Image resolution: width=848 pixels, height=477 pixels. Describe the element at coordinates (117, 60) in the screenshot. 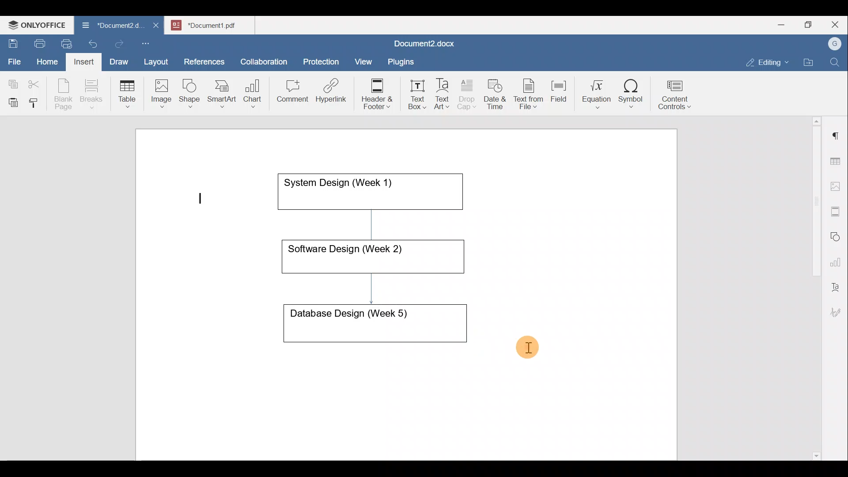

I see `Draw` at that location.